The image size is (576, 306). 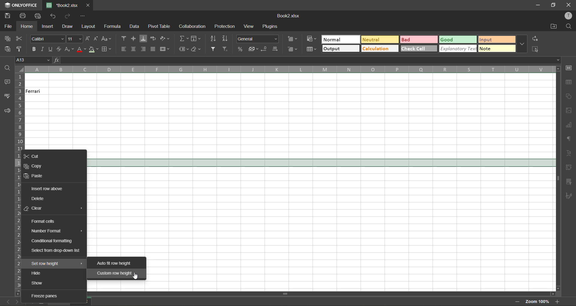 I want to click on signature, so click(x=570, y=196).